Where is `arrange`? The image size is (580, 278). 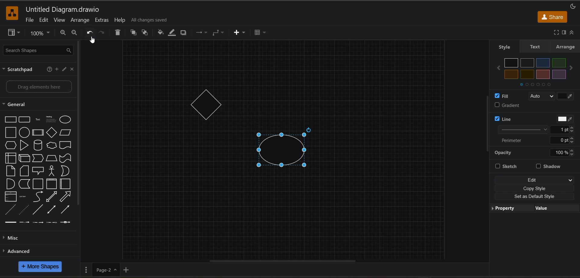
arrange is located at coordinates (80, 21).